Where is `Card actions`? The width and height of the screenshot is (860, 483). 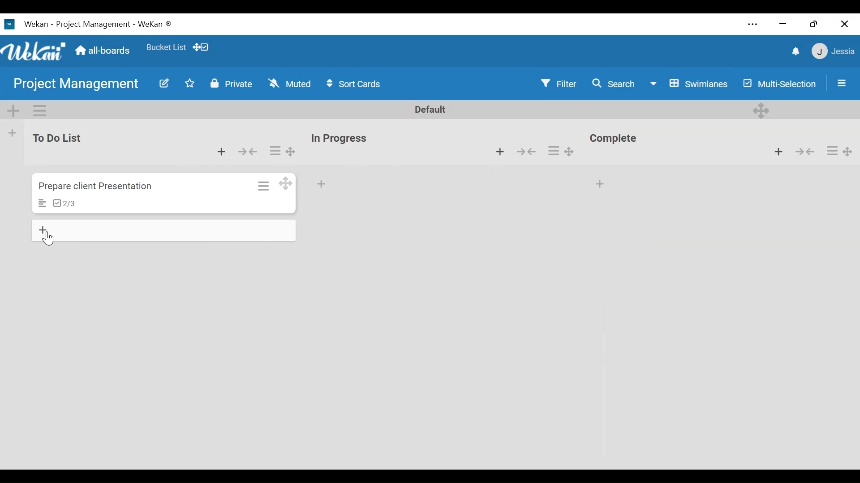 Card actions is located at coordinates (275, 150).